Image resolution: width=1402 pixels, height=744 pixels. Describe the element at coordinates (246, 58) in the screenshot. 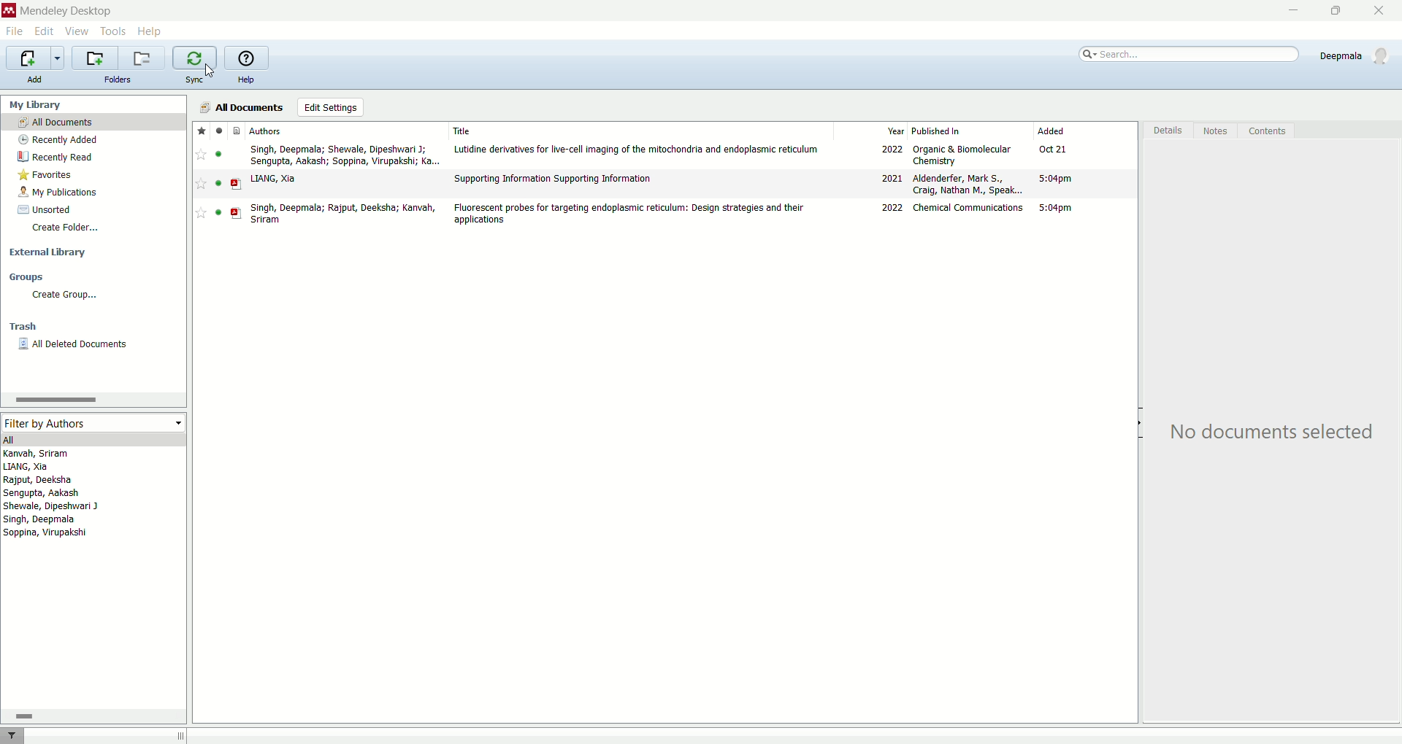

I see `online help guide for mendeley` at that location.